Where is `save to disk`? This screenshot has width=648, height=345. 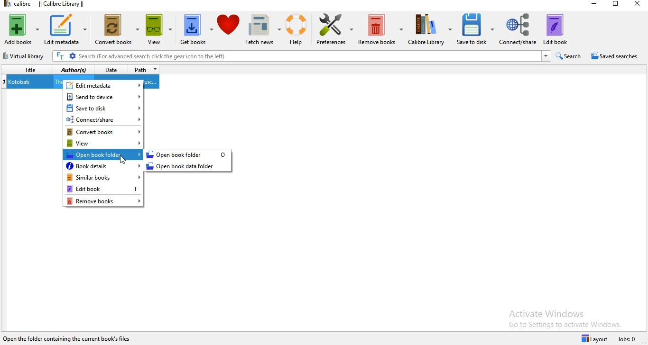 save to disk is located at coordinates (104, 109).